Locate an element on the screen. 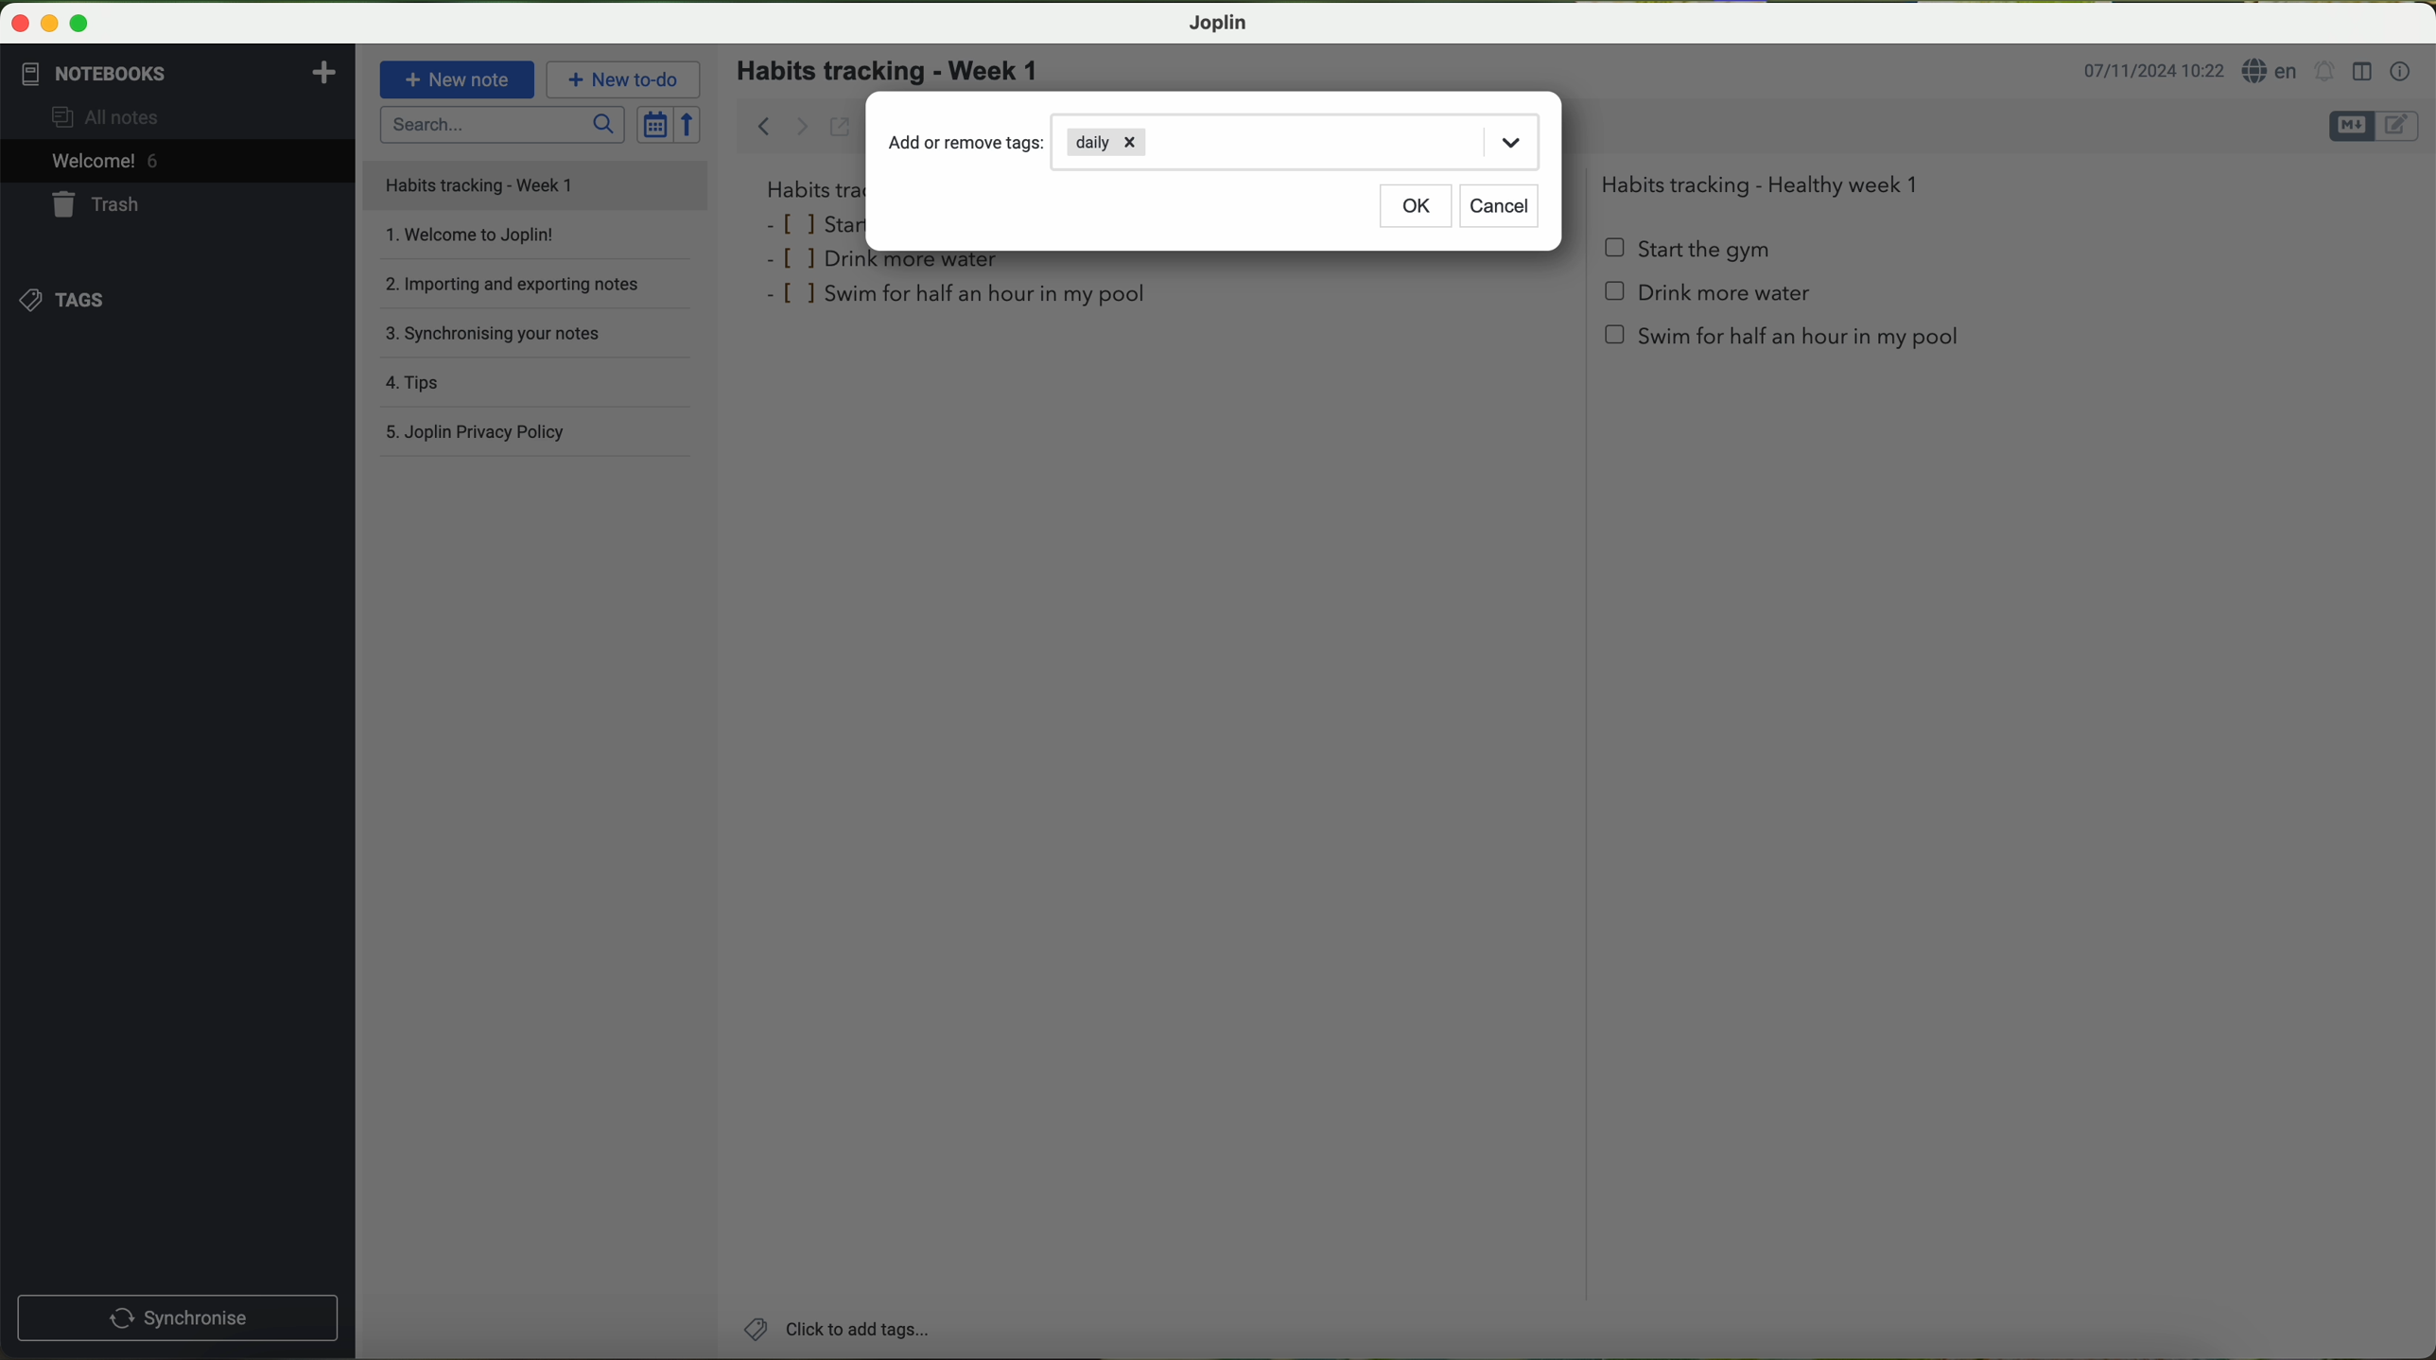 The width and height of the screenshot is (2436, 1360). daily tag is located at coordinates (1105, 141).